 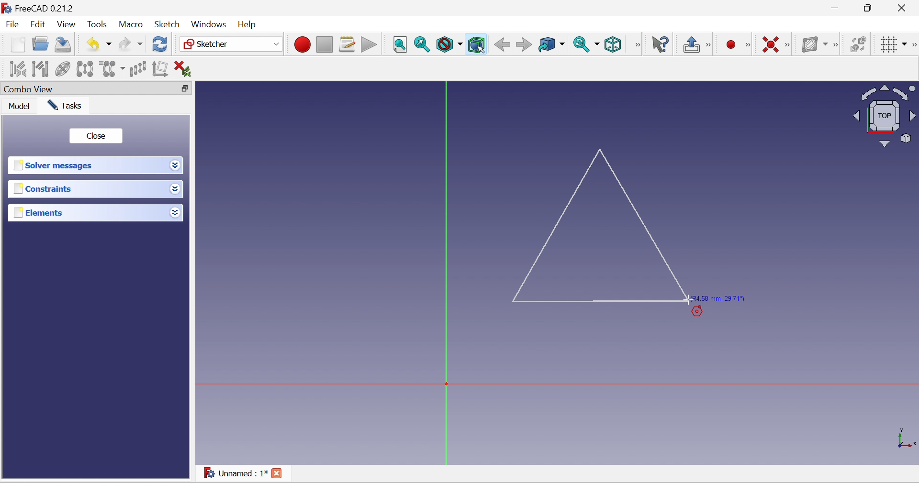 What do you see at coordinates (325, 44) in the screenshot?
I see `Stop macro recording` at bounding box center [325, 44].